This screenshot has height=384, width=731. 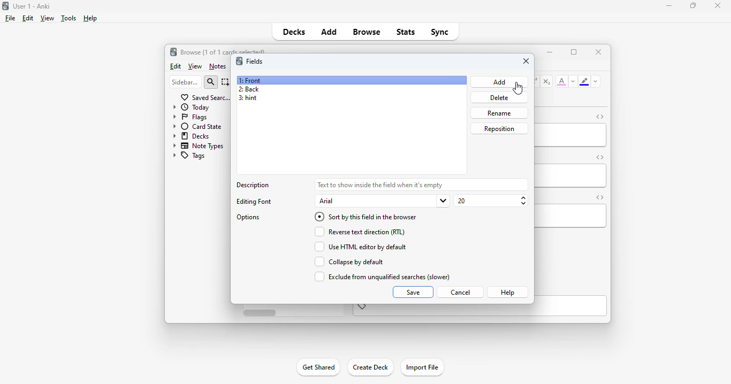 What do you see at coordinates (422, 367) in the screenshot?
I see `import file` at bounding box center [422, 367].